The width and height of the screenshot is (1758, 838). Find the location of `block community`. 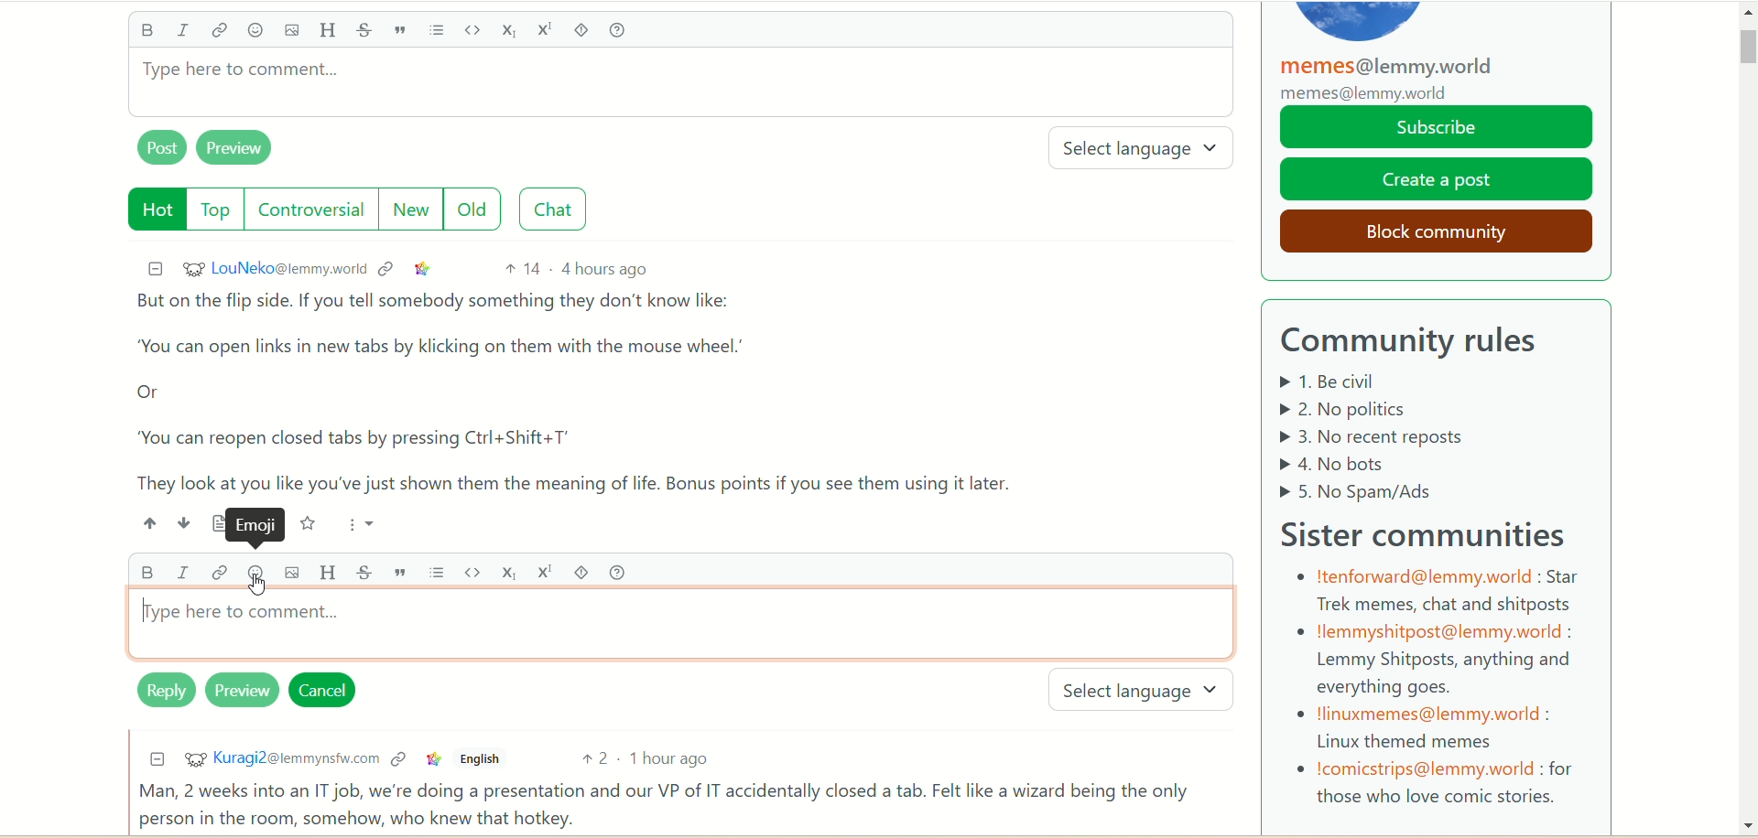

block community is located at coordinates (1429, 229).